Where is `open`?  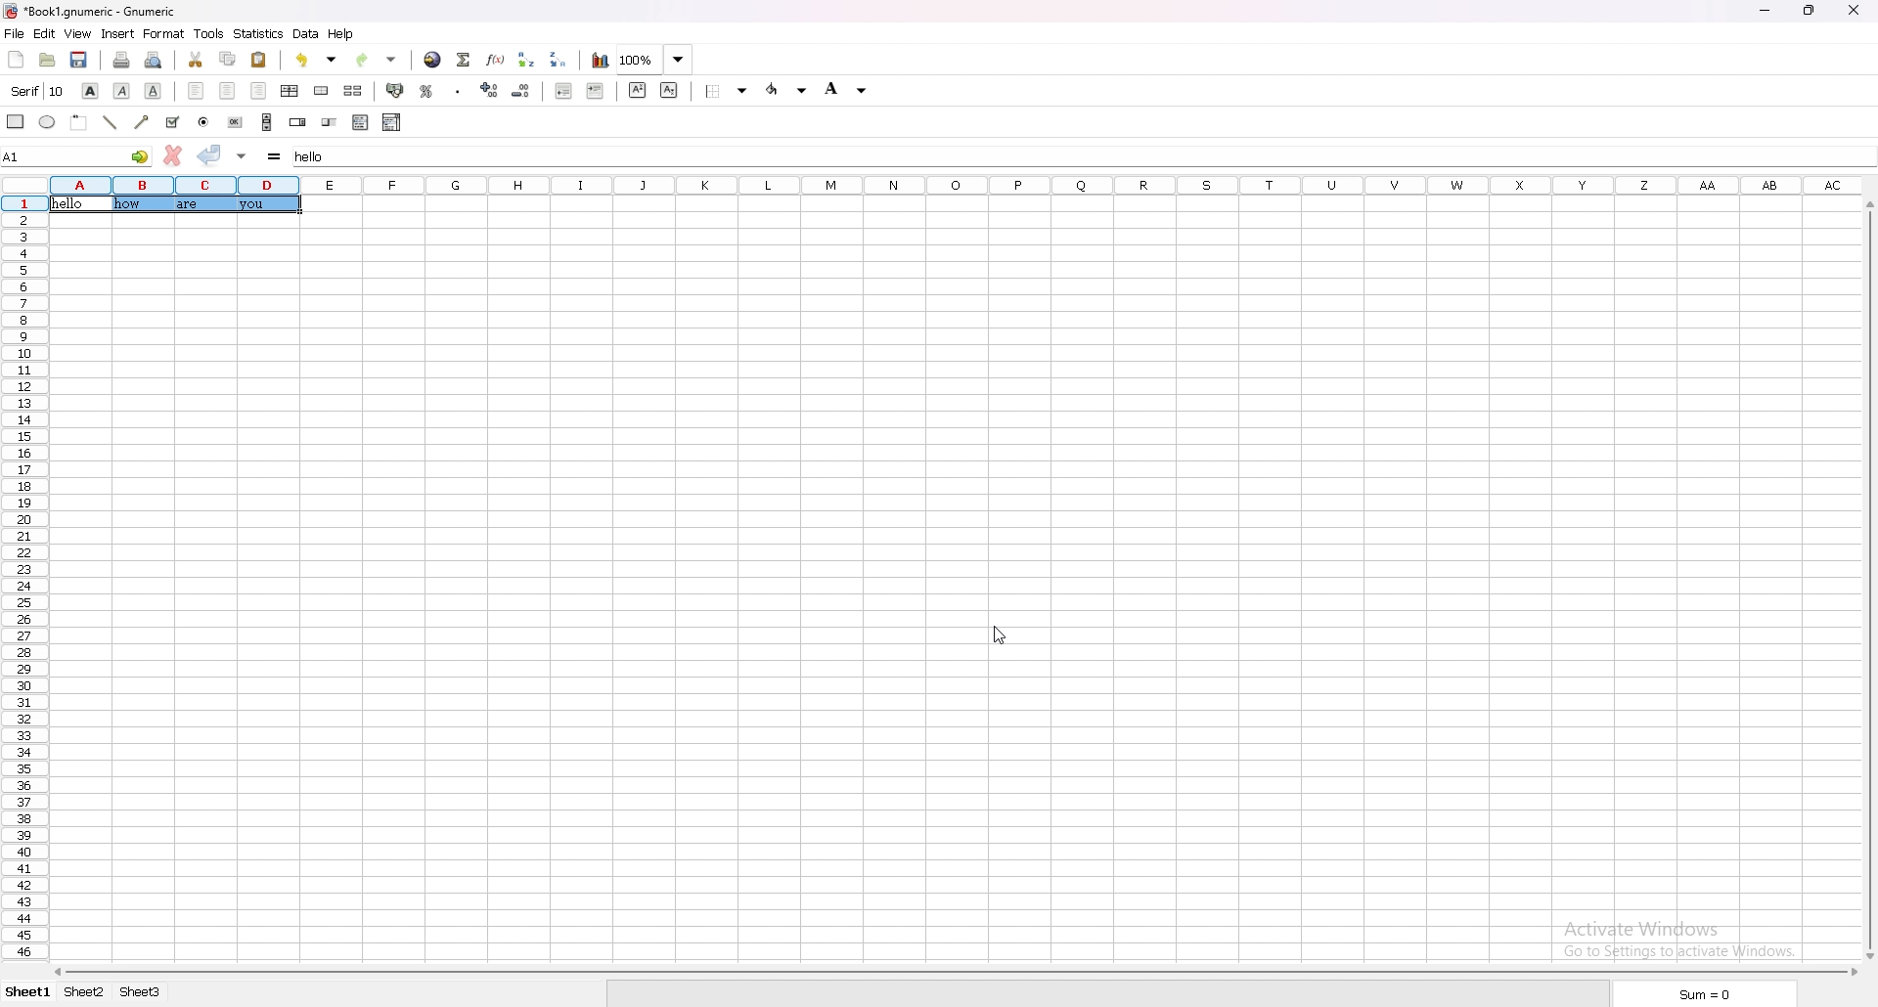 open is located at coordinates (47, 59).